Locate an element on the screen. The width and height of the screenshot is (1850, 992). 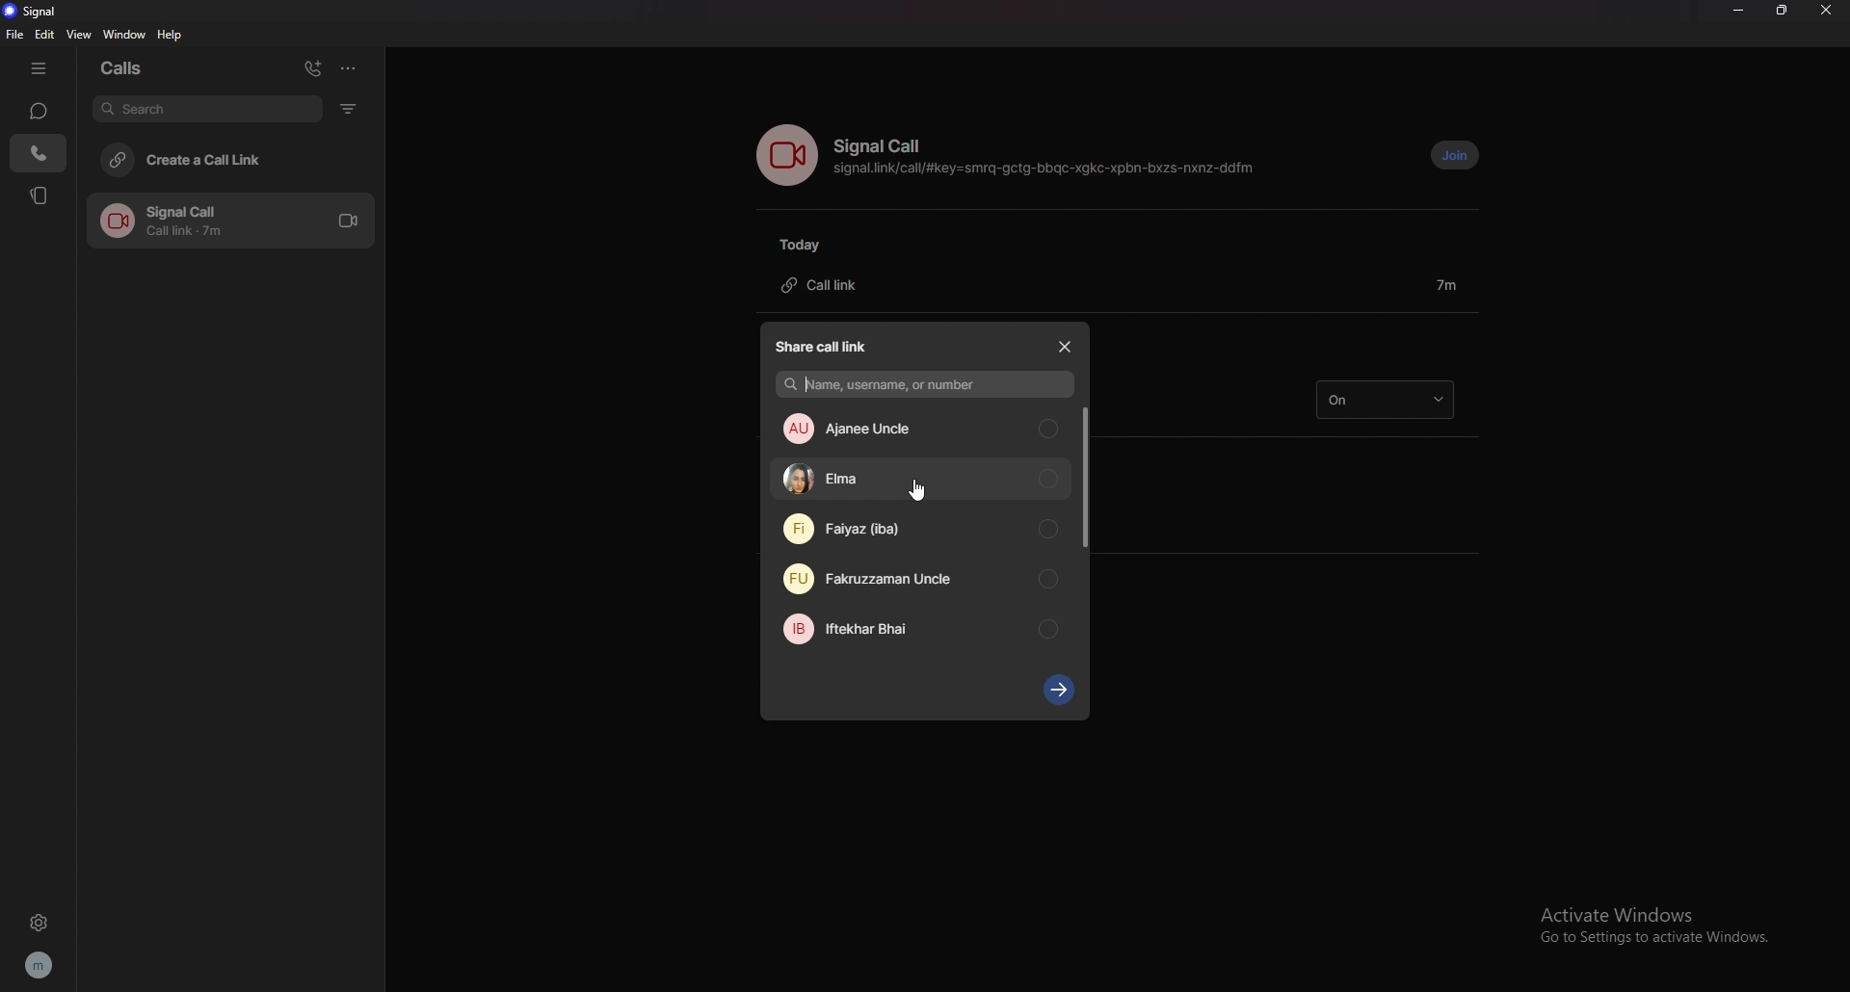
close is located at coordinates (1826, 11).